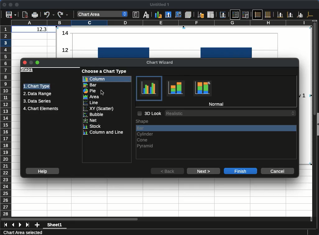  I want to click on Horizontal grids, current selection, so click(257, 14).